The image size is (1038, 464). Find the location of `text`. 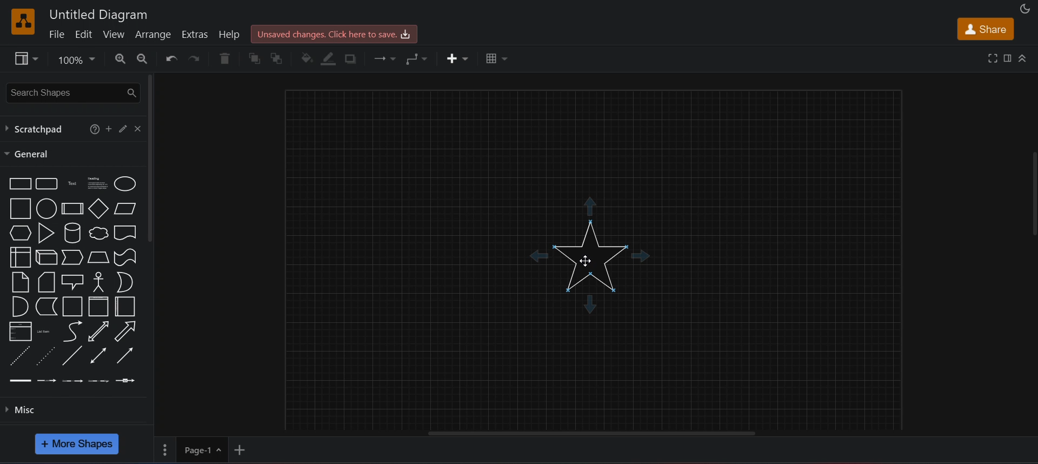

text is located at coordinates (70, 184).